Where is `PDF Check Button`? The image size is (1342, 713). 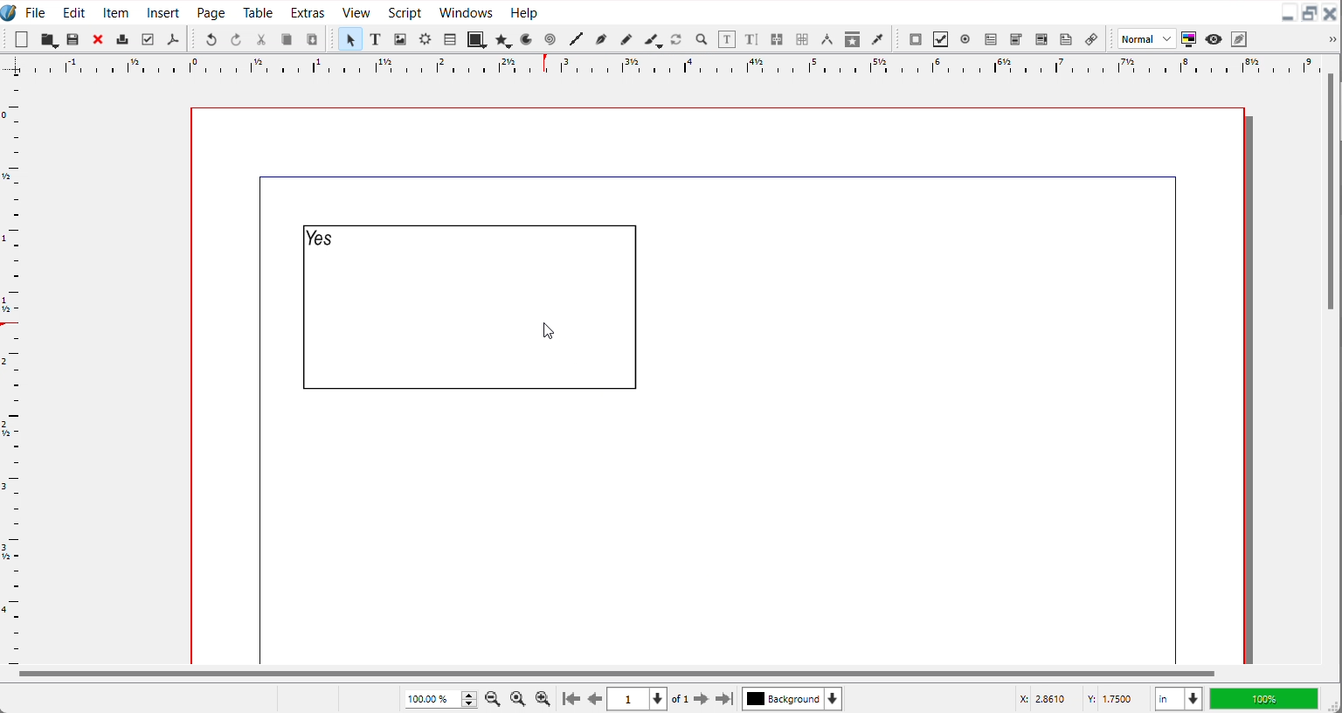 PDF Check Button is located at coordinates (940, 39).